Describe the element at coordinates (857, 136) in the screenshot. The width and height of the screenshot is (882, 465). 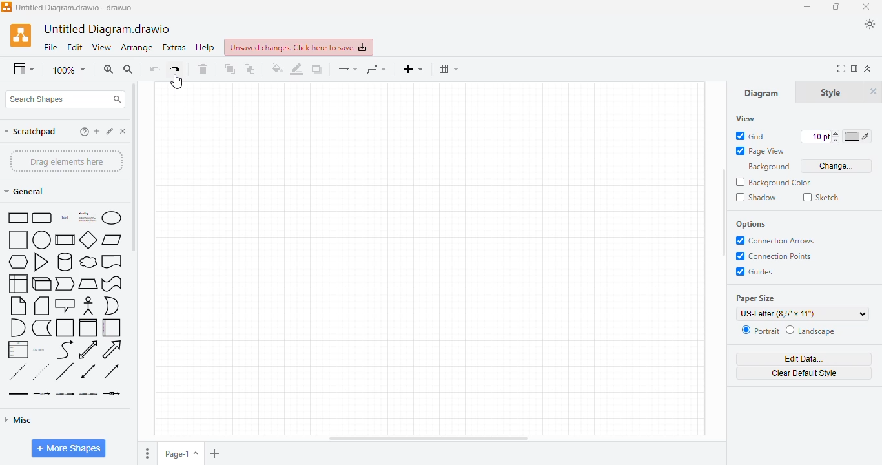
I see `color` at that location.